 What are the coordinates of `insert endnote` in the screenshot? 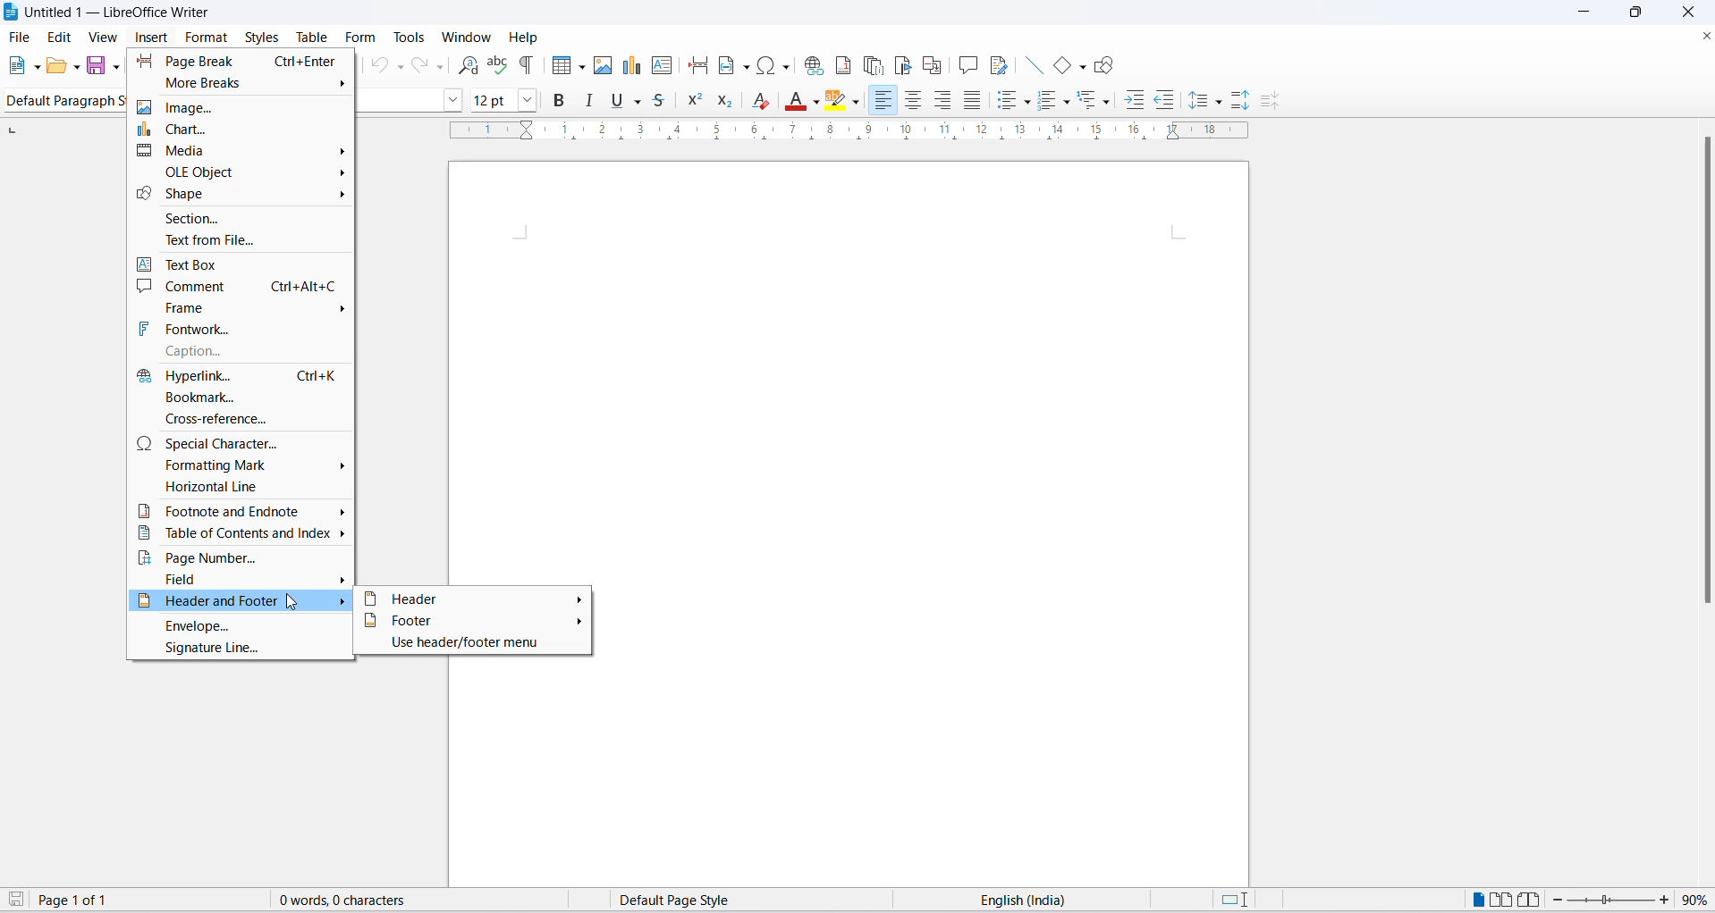 It's located at (872, 62).